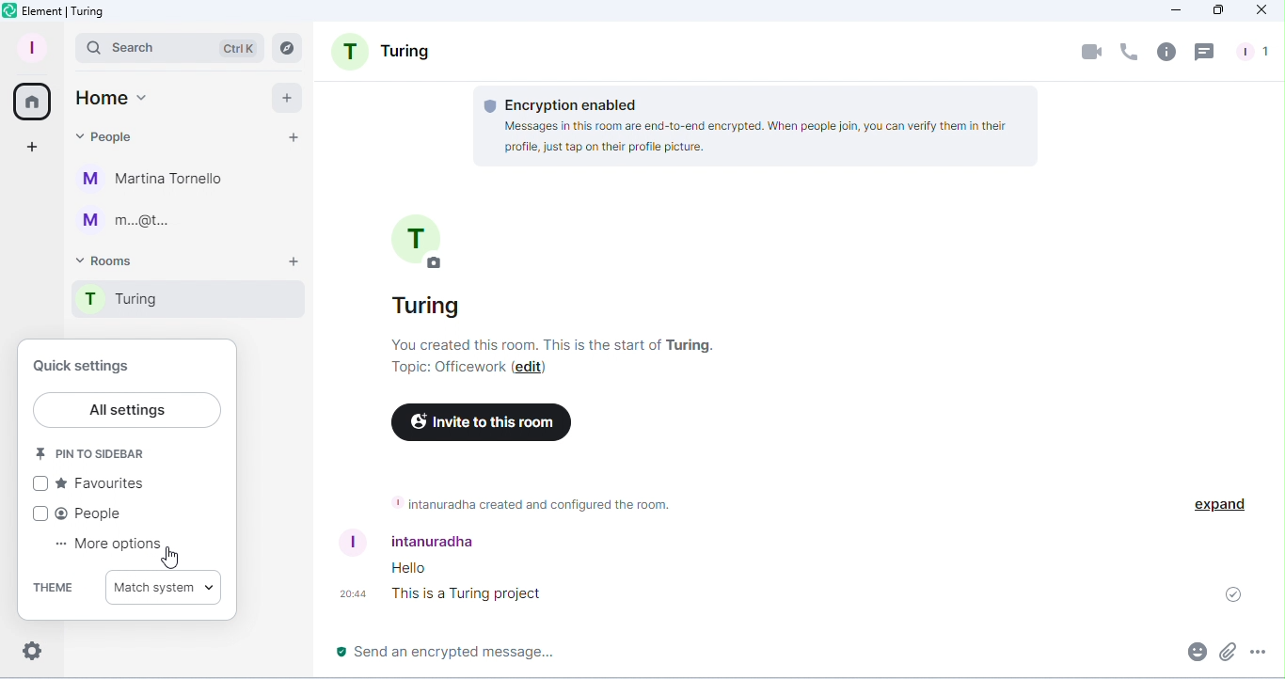  Describe the element at coordinates (532, 585) in the screenshot. I see `Message` at that location.